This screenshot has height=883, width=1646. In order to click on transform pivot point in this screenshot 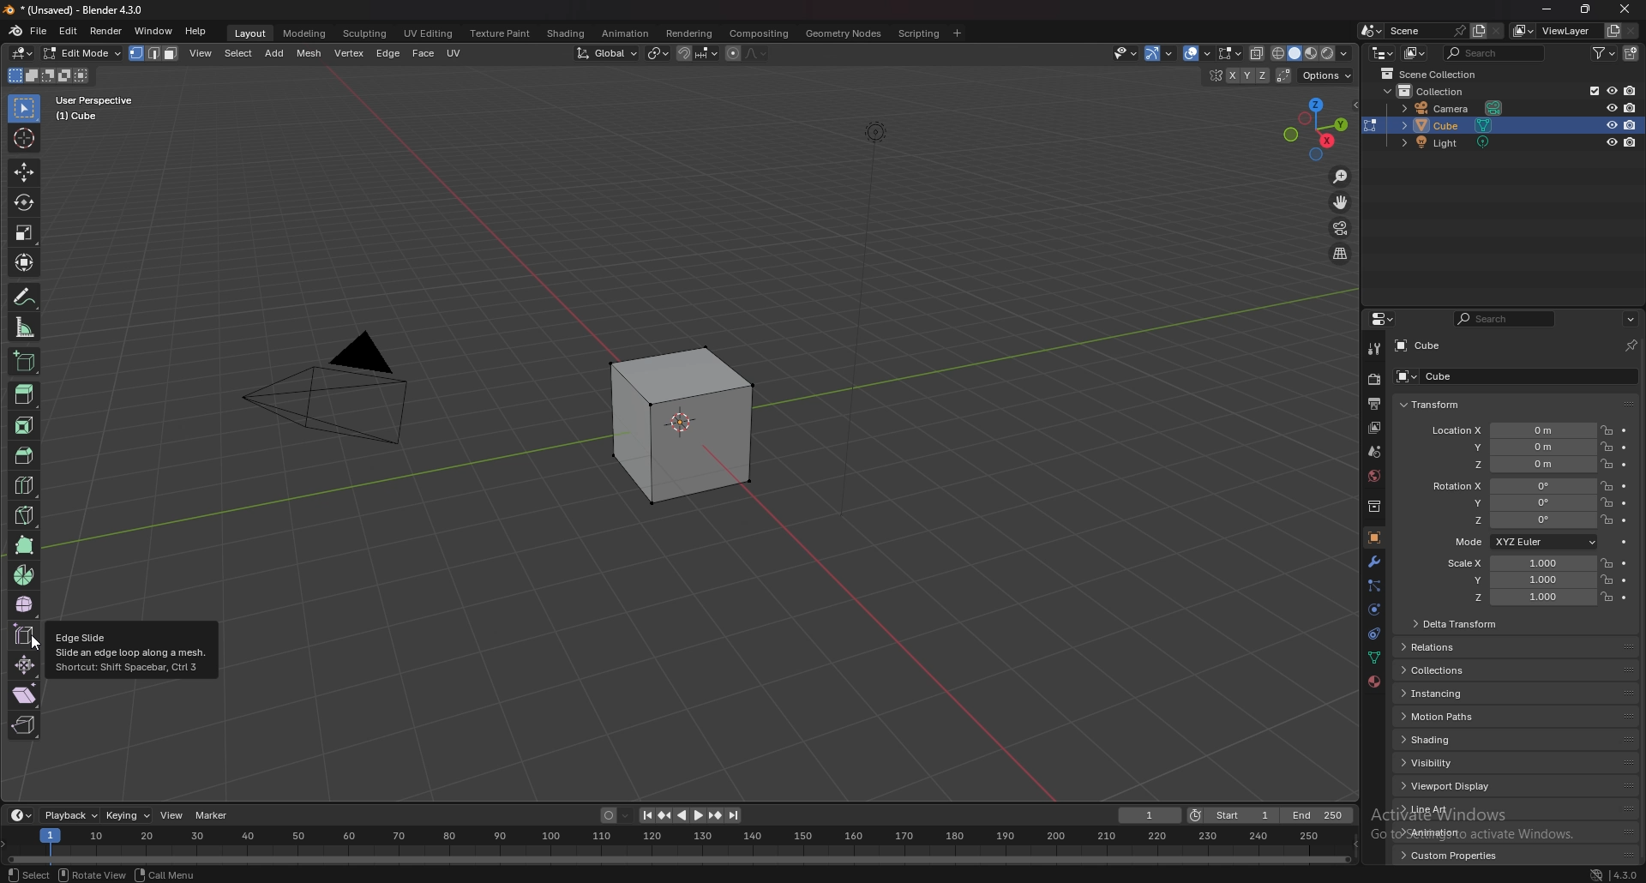, I will do `click(658, 53)`.